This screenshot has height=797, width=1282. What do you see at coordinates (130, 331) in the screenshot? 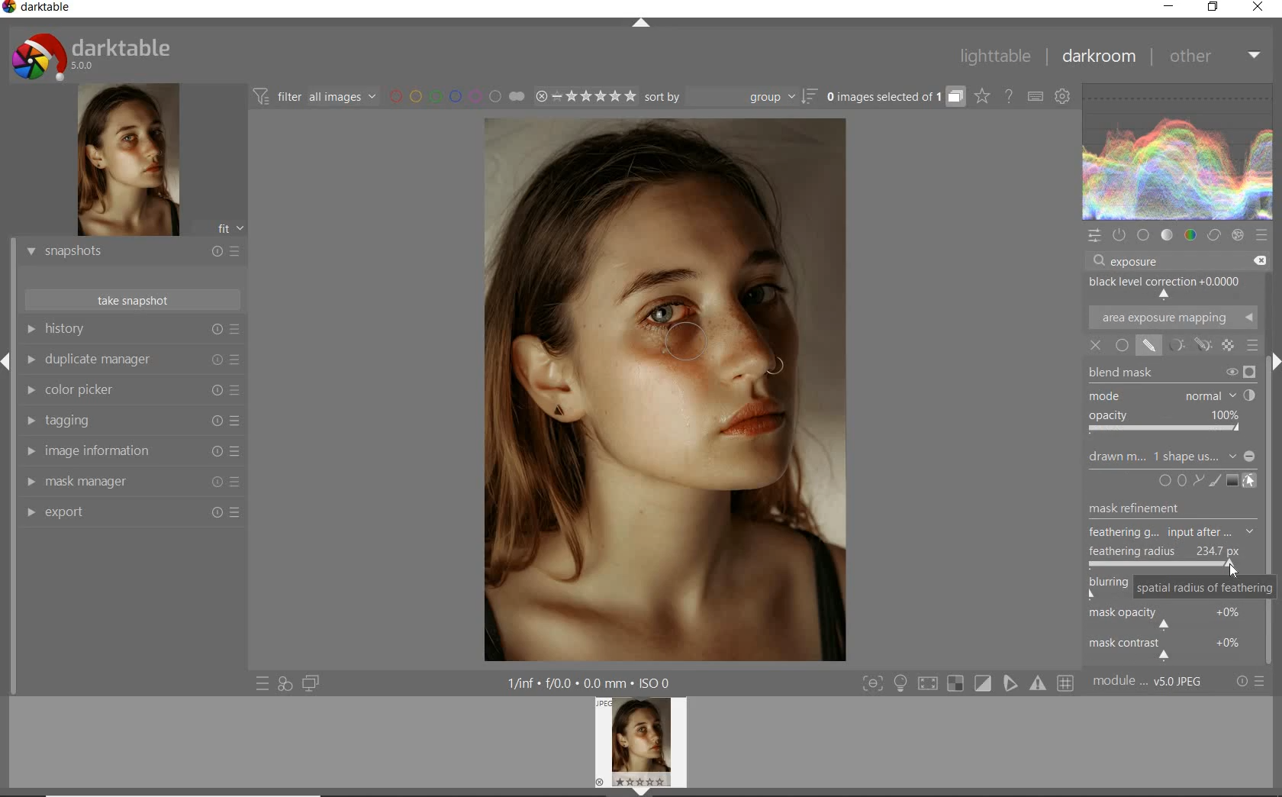
I see `history` at bounding box center [130, 331].